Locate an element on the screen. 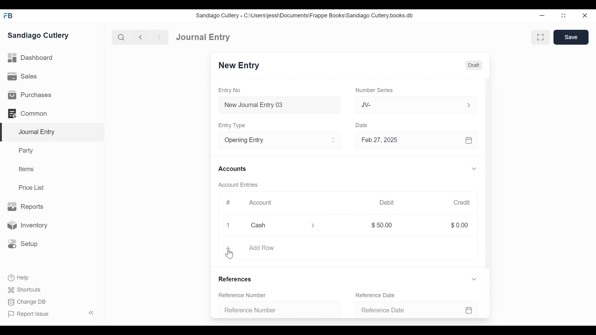  New Entry is located at coordinates (239, 66).